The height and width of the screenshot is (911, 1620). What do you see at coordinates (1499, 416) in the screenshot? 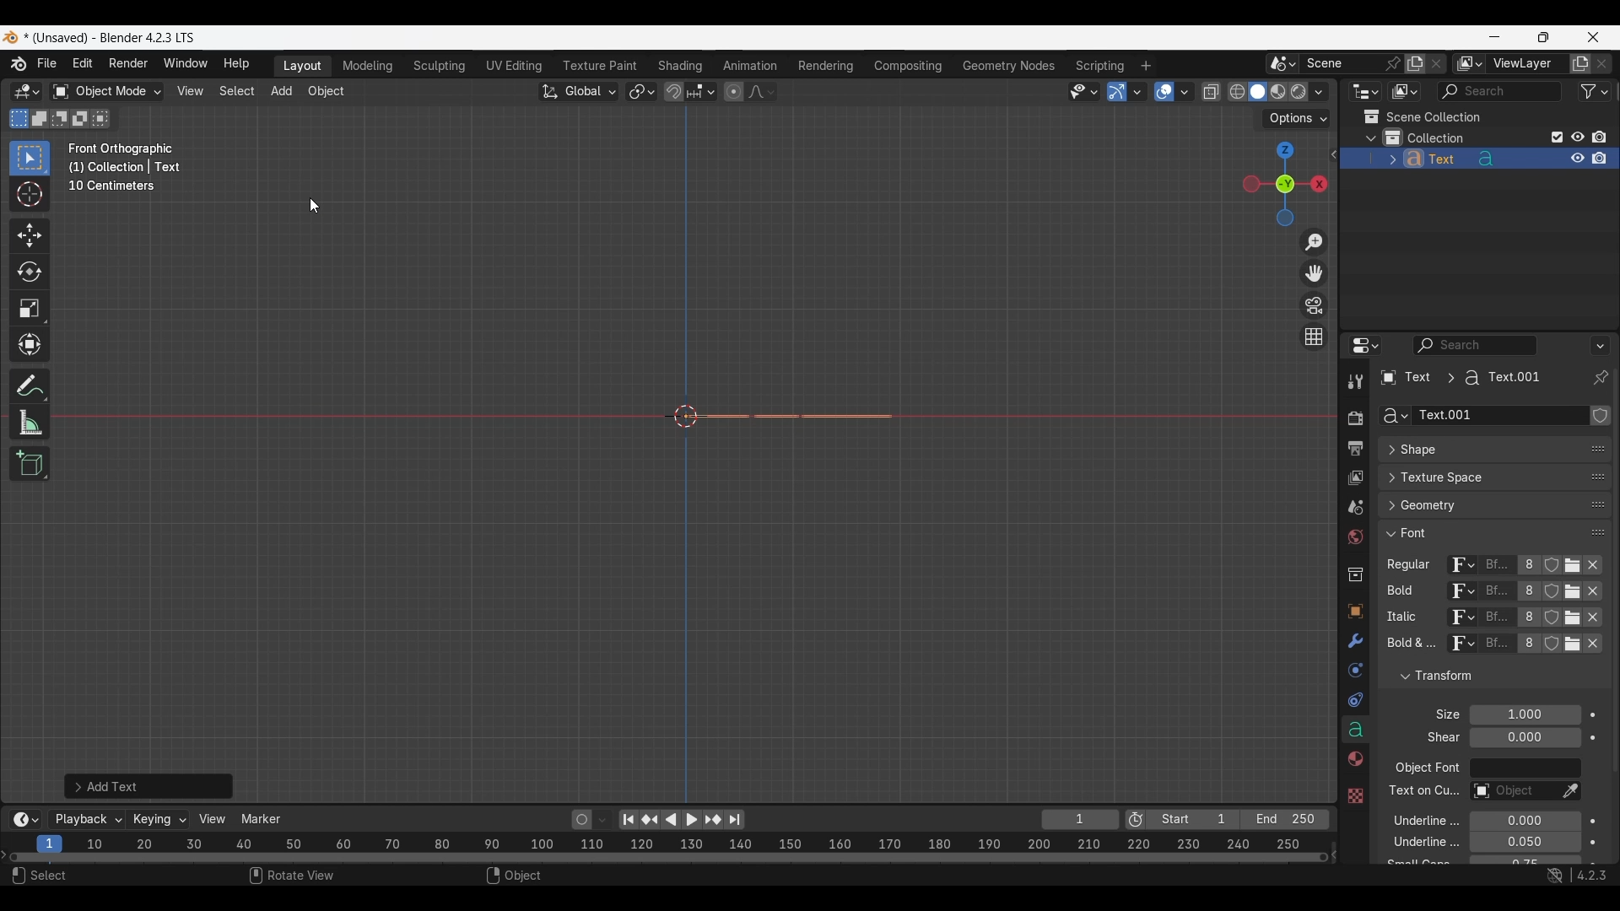
I see `Name` at bounding box center [1499, 416].